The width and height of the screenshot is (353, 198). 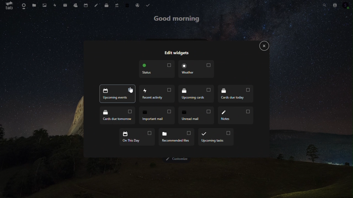 What do you see at coordinates (131, 89) in the screenshot?
I see `cursor` at bounding box center [131, 89].